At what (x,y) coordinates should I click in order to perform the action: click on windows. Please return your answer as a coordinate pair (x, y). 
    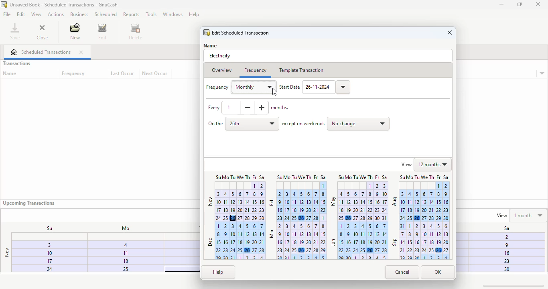
    Looking at the image, I should click on (173, 14).